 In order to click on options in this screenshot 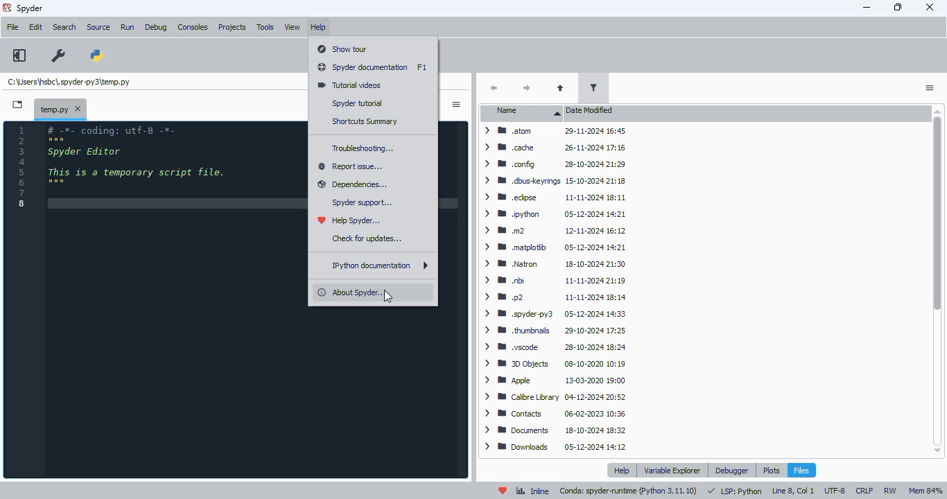, I will do `click(457, 105)`.